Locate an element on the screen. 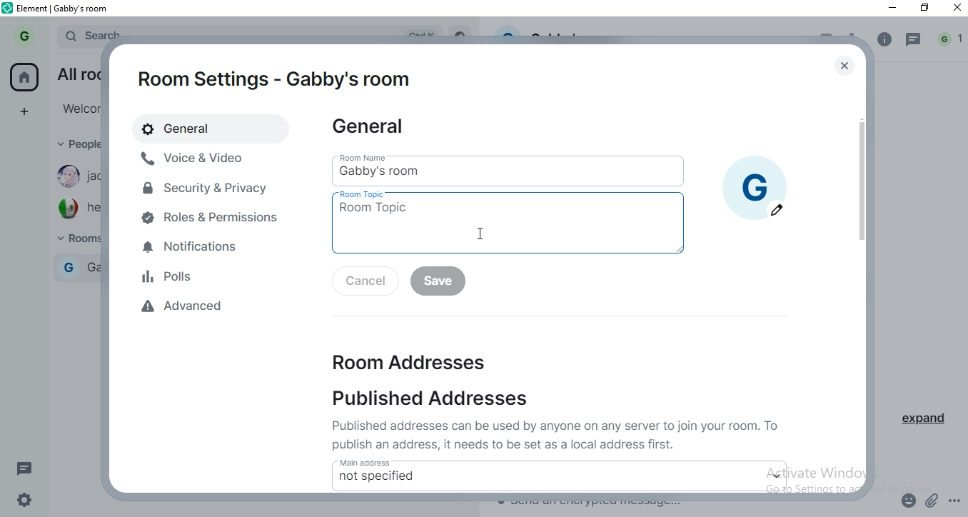 The height and width of the screenshot is (517, 968). polls is located at coordinates (214, 275).